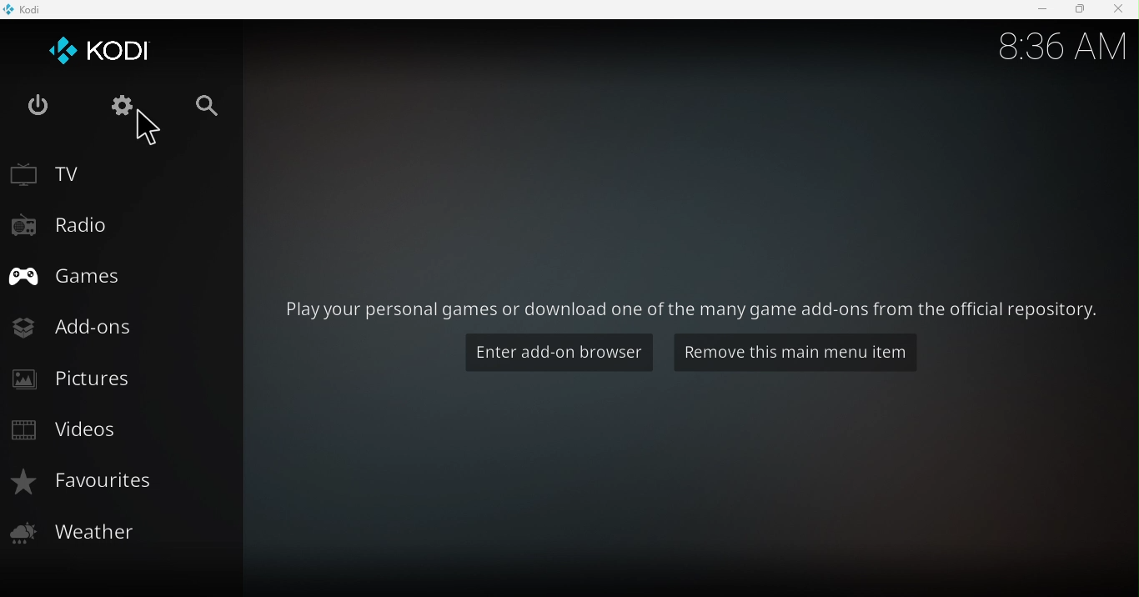 This screenshot has height=597, width=1139. What do you see at coordinates (1117, 10) in the screenshot?
I see `Close` at bounding box center [1117, 10].